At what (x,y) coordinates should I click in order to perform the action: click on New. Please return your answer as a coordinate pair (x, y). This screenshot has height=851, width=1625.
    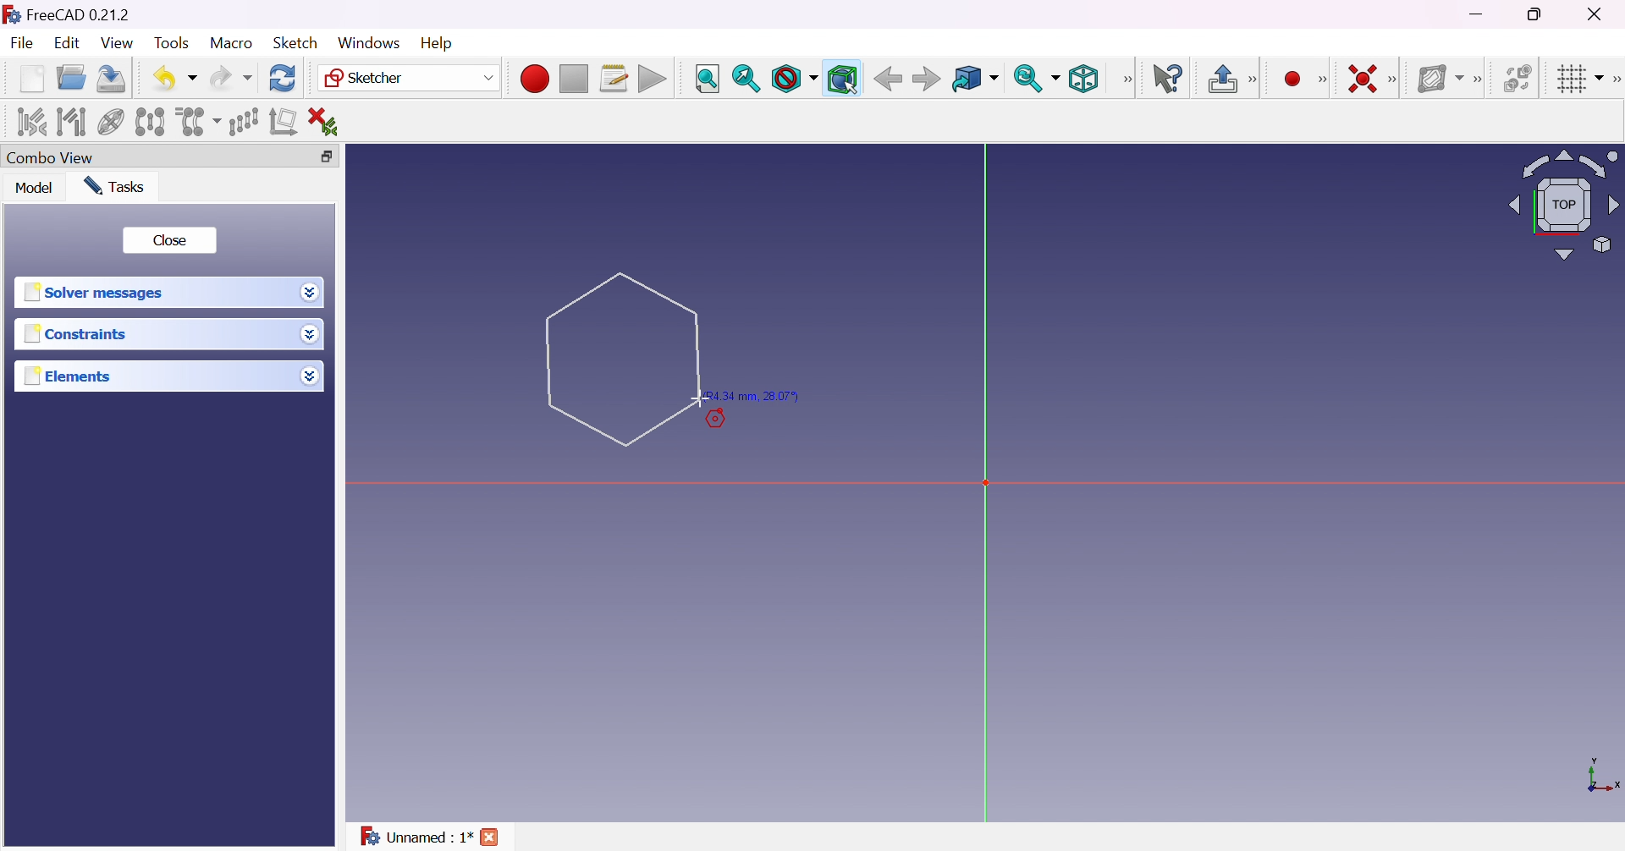
    Looking at the image, I should click on (34, 82).